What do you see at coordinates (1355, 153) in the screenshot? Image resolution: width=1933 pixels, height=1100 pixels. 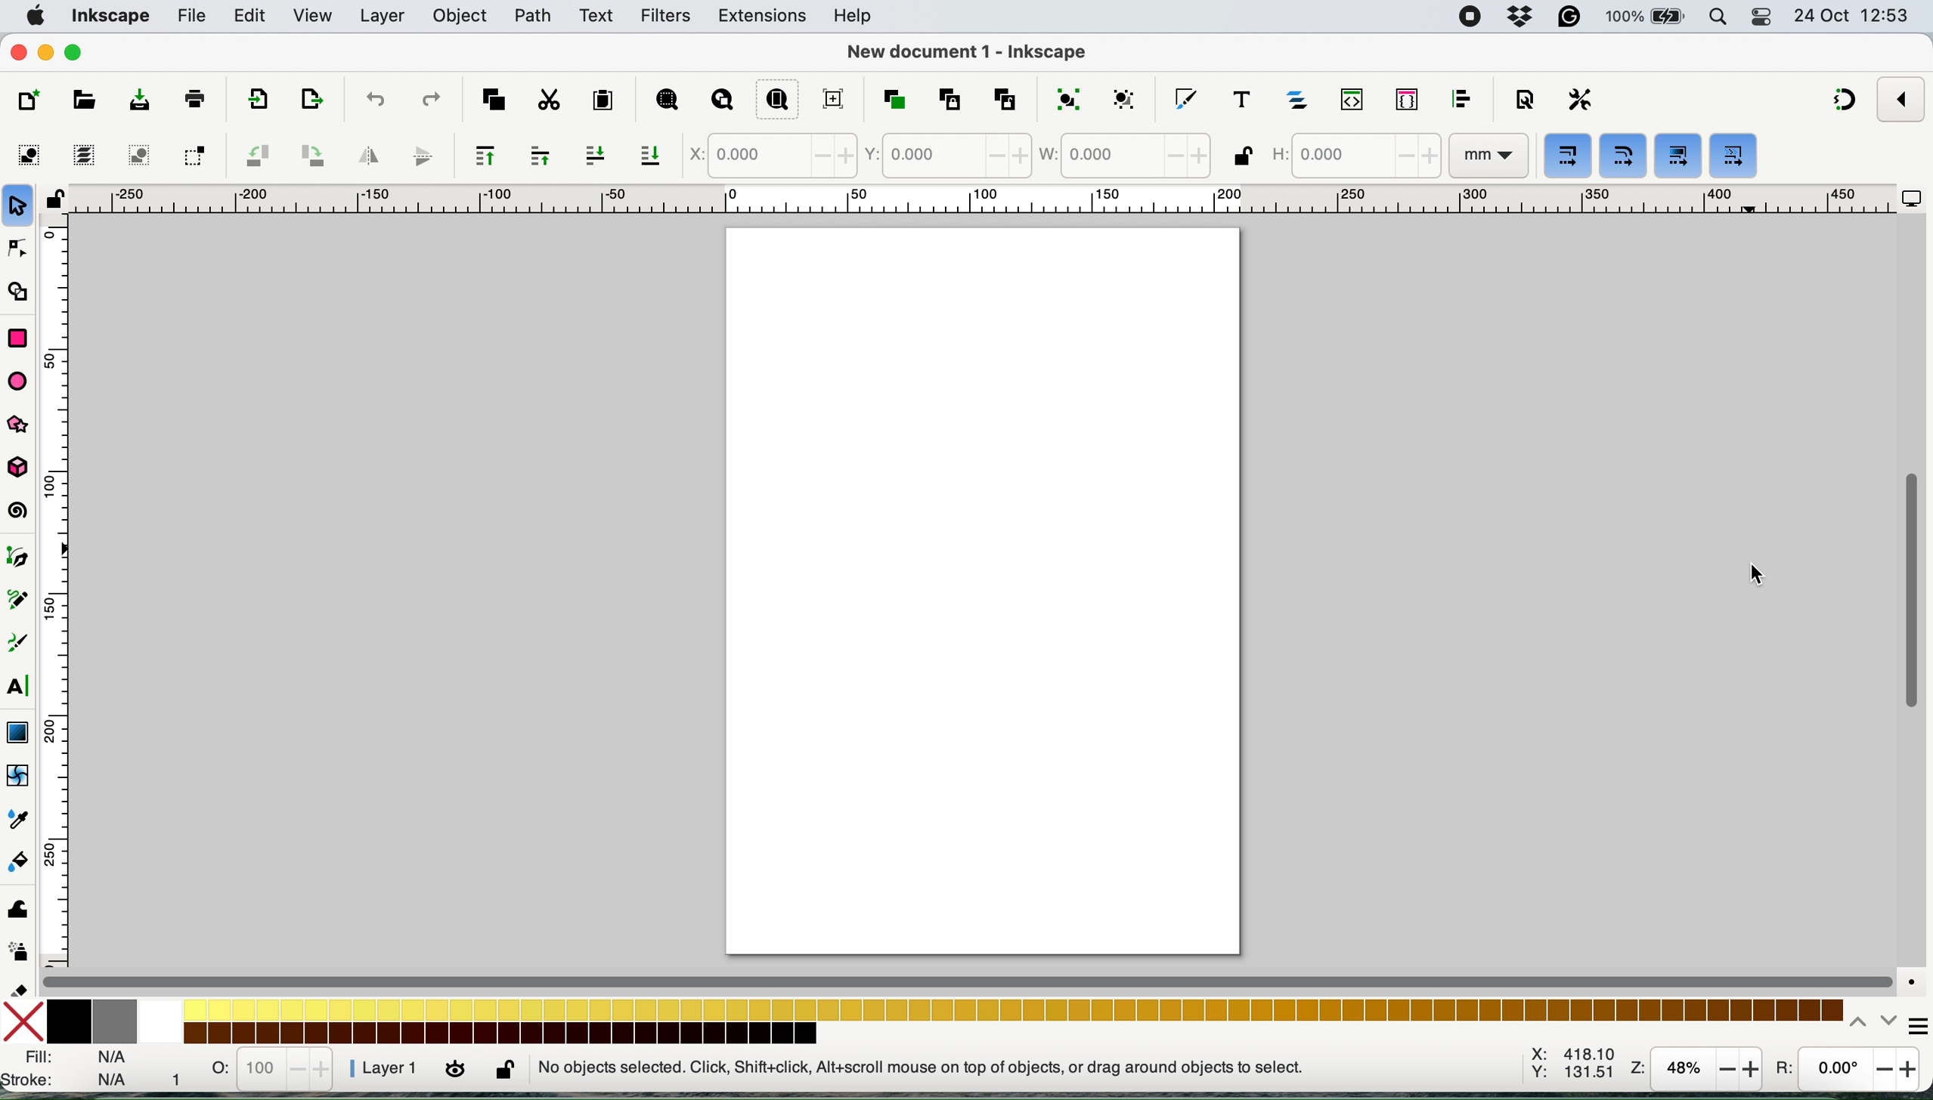 I see `height` at bounding box center [1355, 153].